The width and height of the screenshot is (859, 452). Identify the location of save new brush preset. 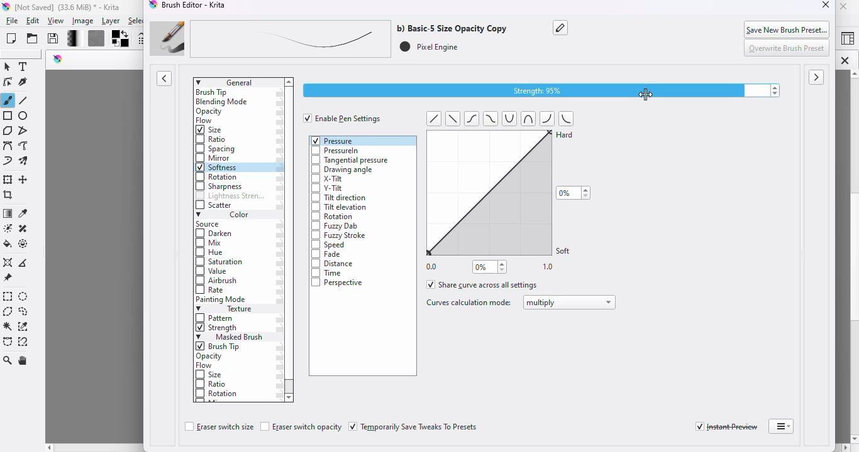
(787, 29).